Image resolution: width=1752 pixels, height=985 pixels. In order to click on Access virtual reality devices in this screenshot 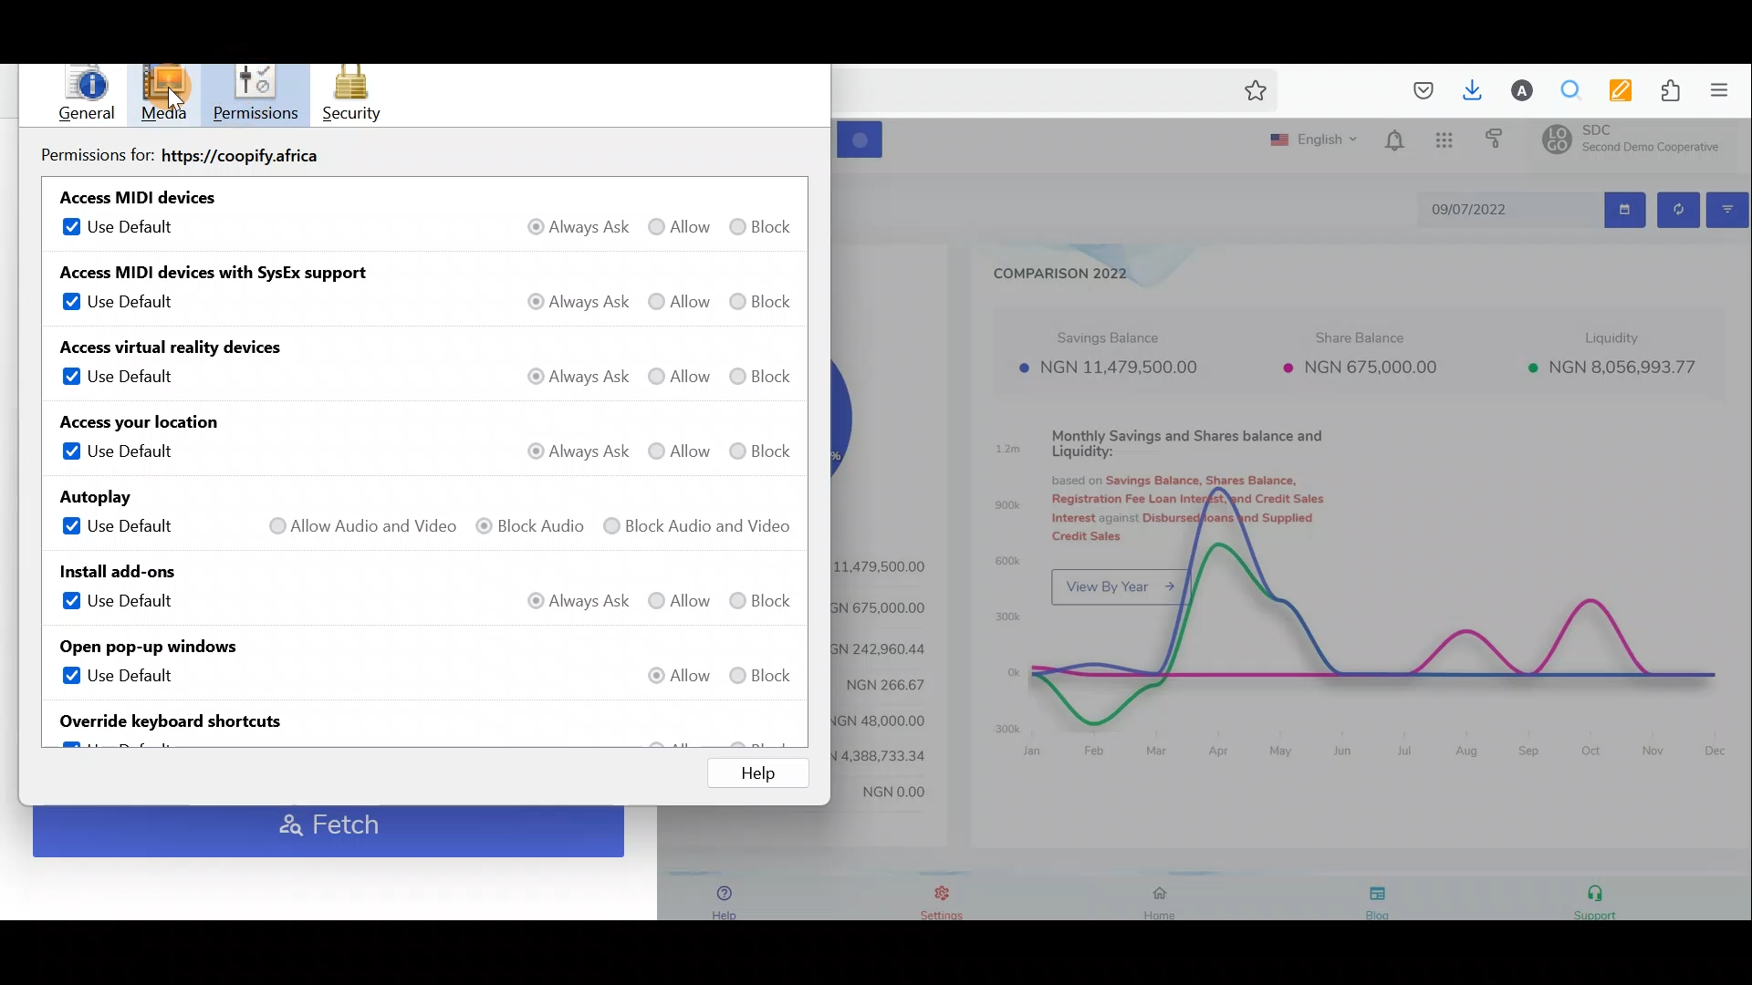, I will do `click(165, 347)`.